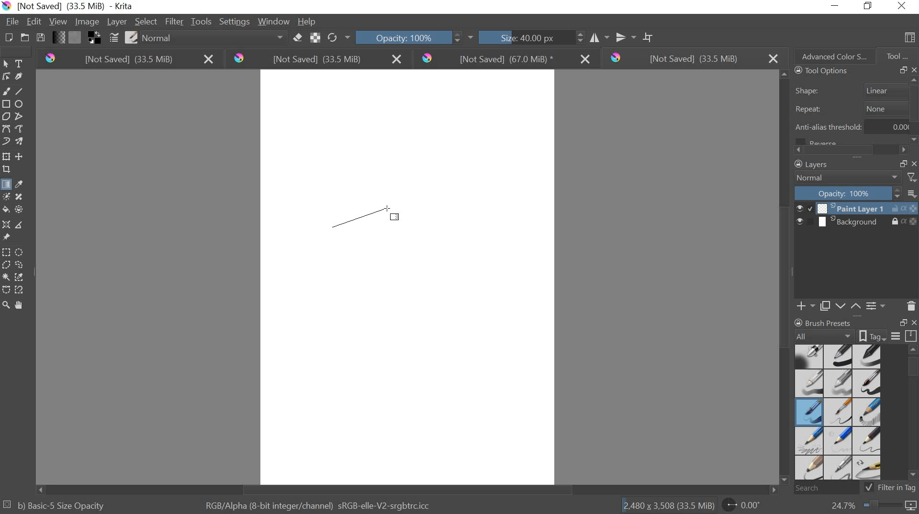  What do you see at coordinates (58, 22) in the screenshot?
I see `VIEW` at bounding box center [58, 22].